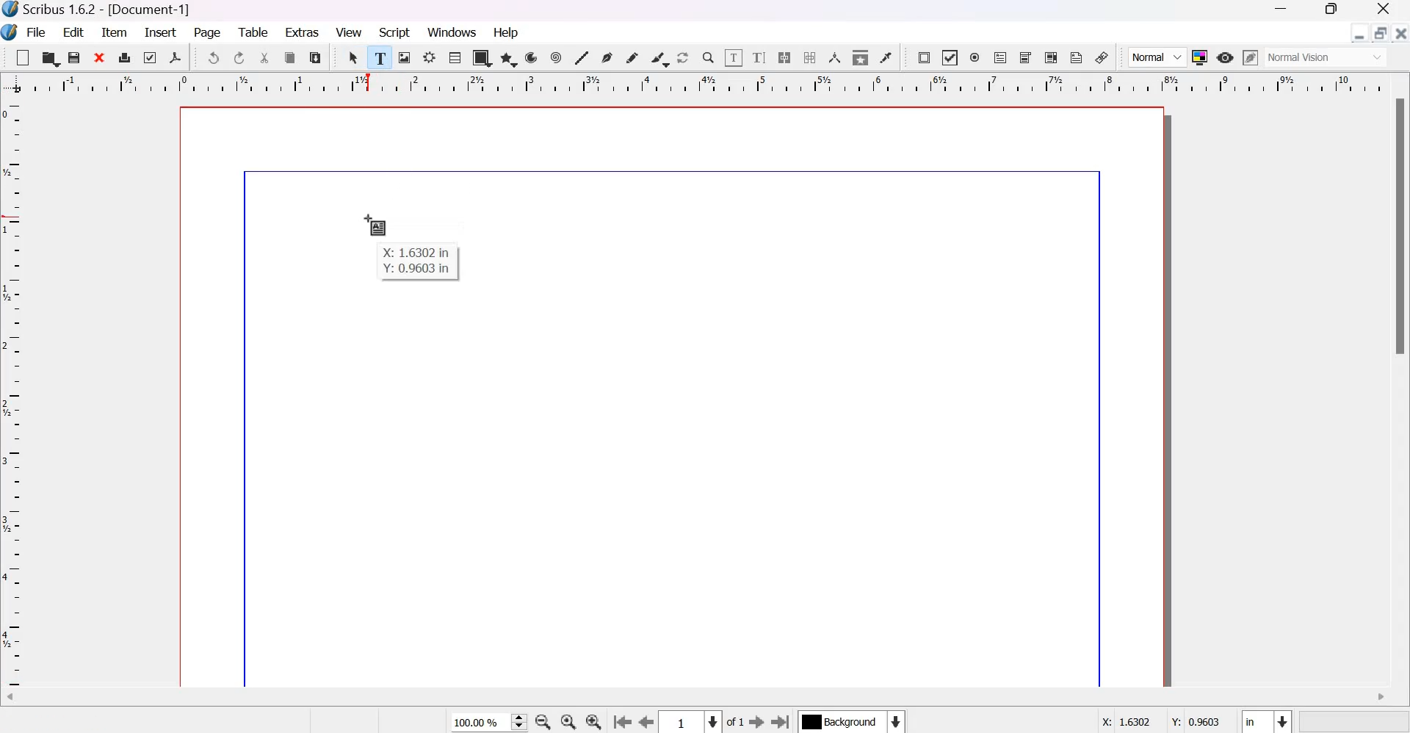  What do you see at coordinates (1121, 721) in the screenshot?
I see `X: 1.6302` at bounding box center [1121, 721].